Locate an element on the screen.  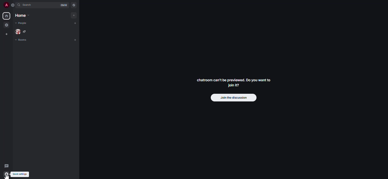
grouped room in space is located at coordinates (7, 25).